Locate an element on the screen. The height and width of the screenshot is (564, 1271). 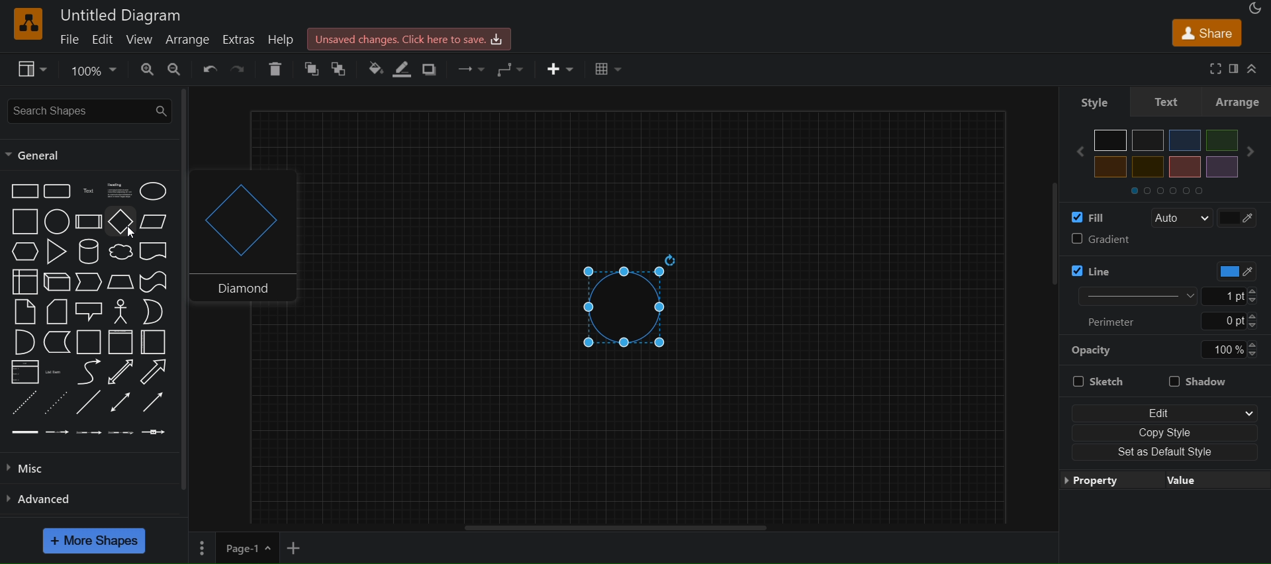
advanced is located at coordinates (46, 497).